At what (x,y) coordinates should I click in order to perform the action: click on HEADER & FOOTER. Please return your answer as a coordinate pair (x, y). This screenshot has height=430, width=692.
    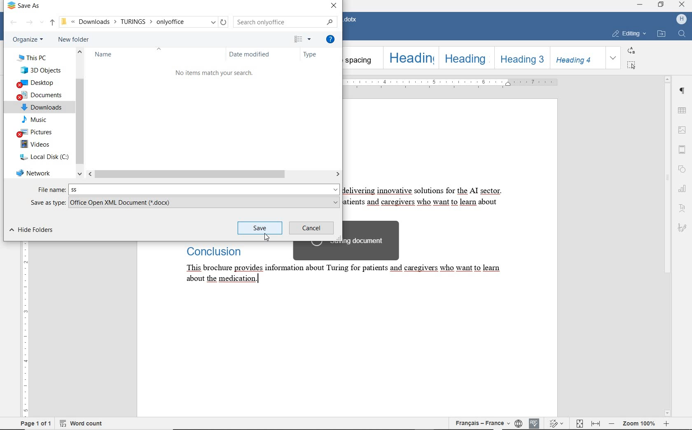
    Looking at the image, I should click on (683, 150).